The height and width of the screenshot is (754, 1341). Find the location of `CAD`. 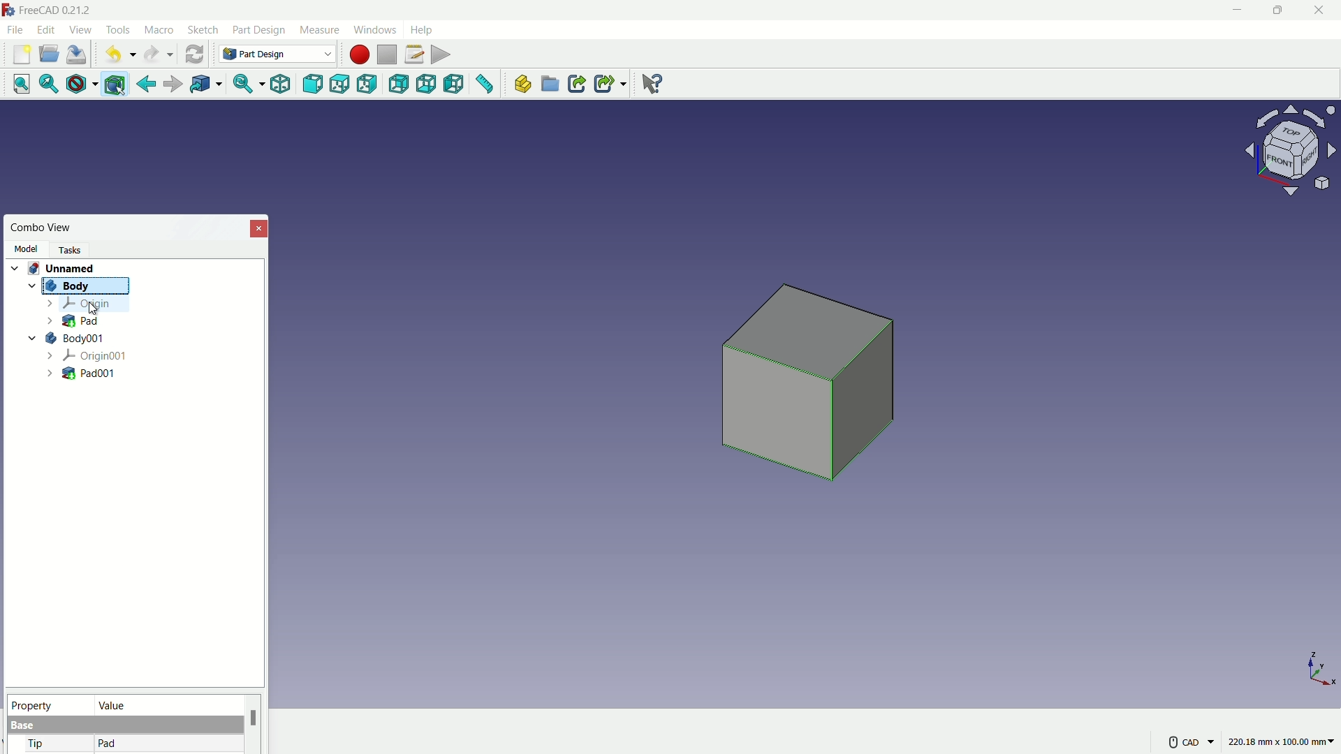

CAD is located at coordinates (1189, 741).